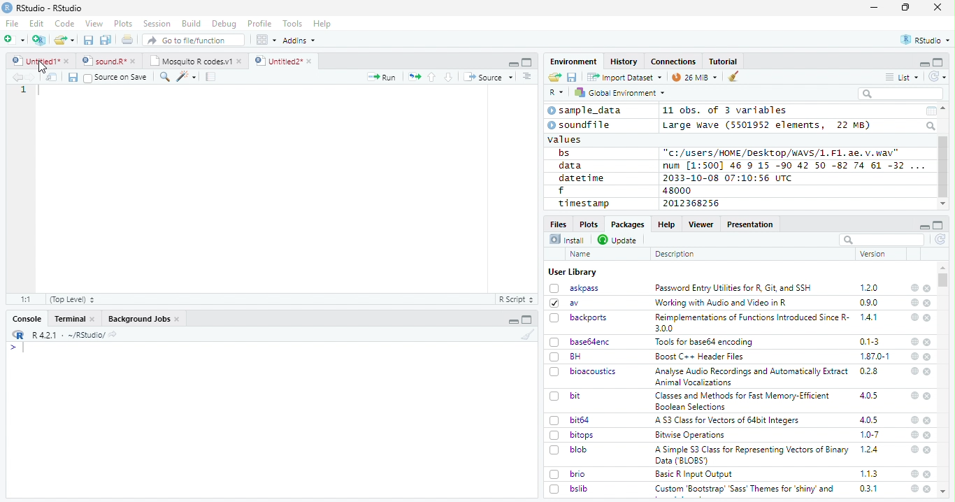  What do you see at coordinates (927, 289) in the screenshot?
I see `close` at bounding box center [927, 289].